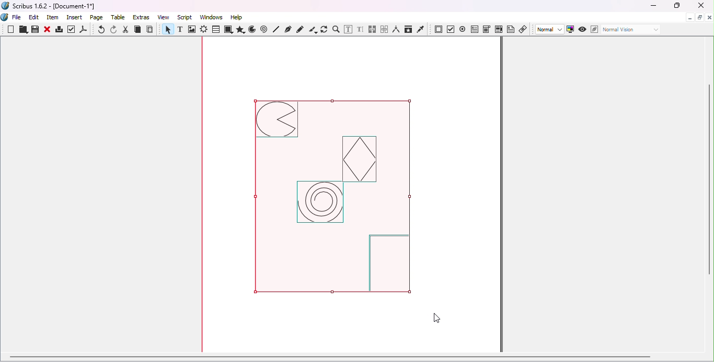 The image size is (714, 362). Describe the element at coordinates (710, 196) in the screenshot. I see `Vertical scroll bar` at that location.